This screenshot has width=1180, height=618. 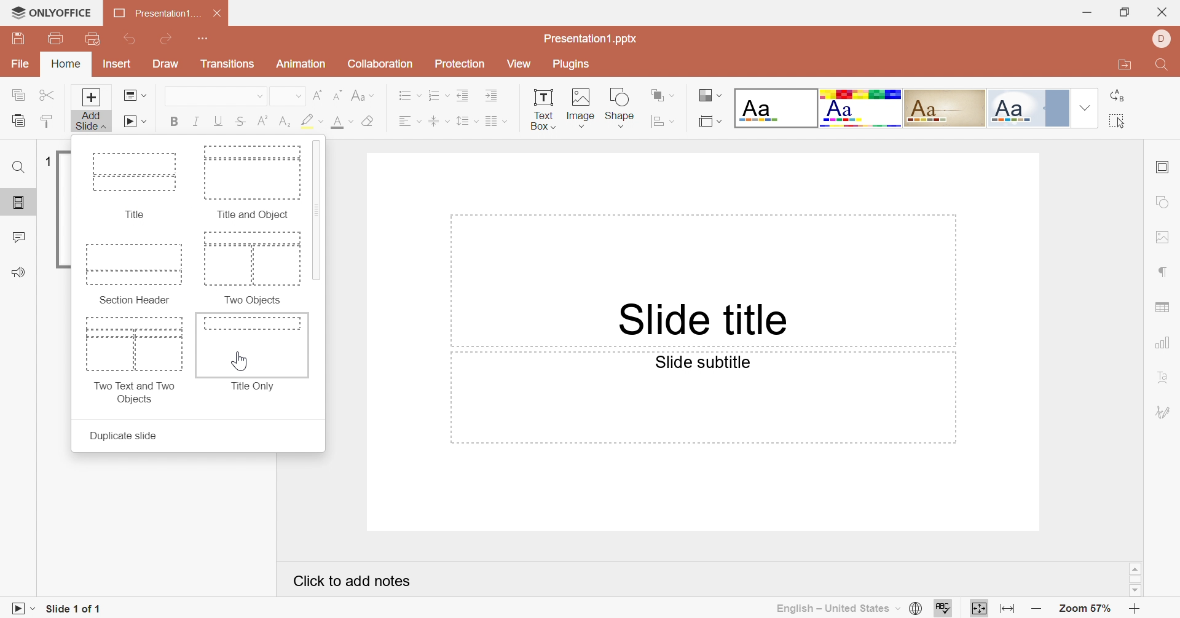 I want to click on Text Art settings, so click(x=1165, y=377).